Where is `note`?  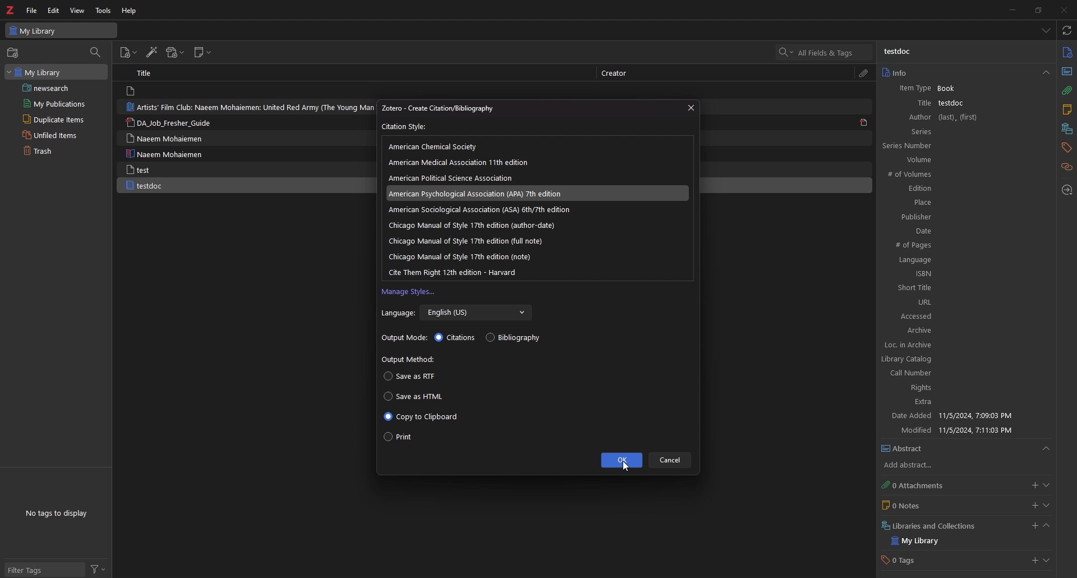
note is located at coordinates (1066, 111).